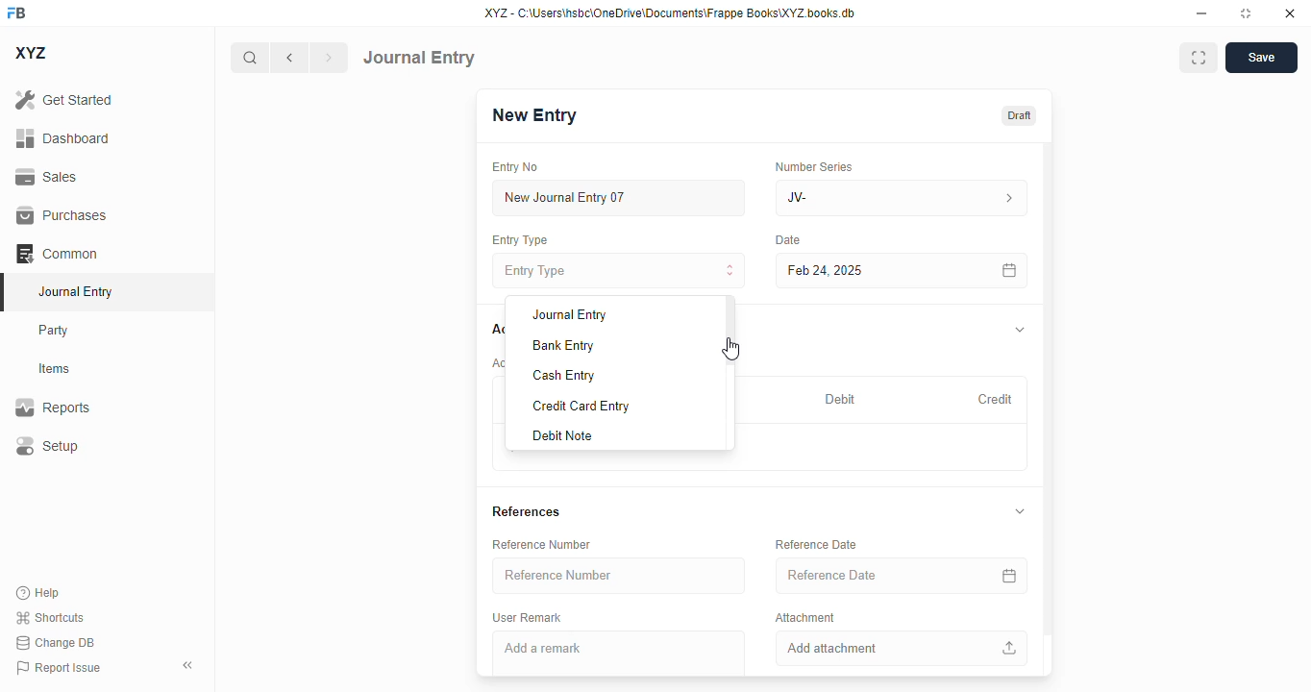 This screenshot has height=692, width=1311. Describe the element at coordinates (529, 617) in the screenshot. I see `user remark` at that location.